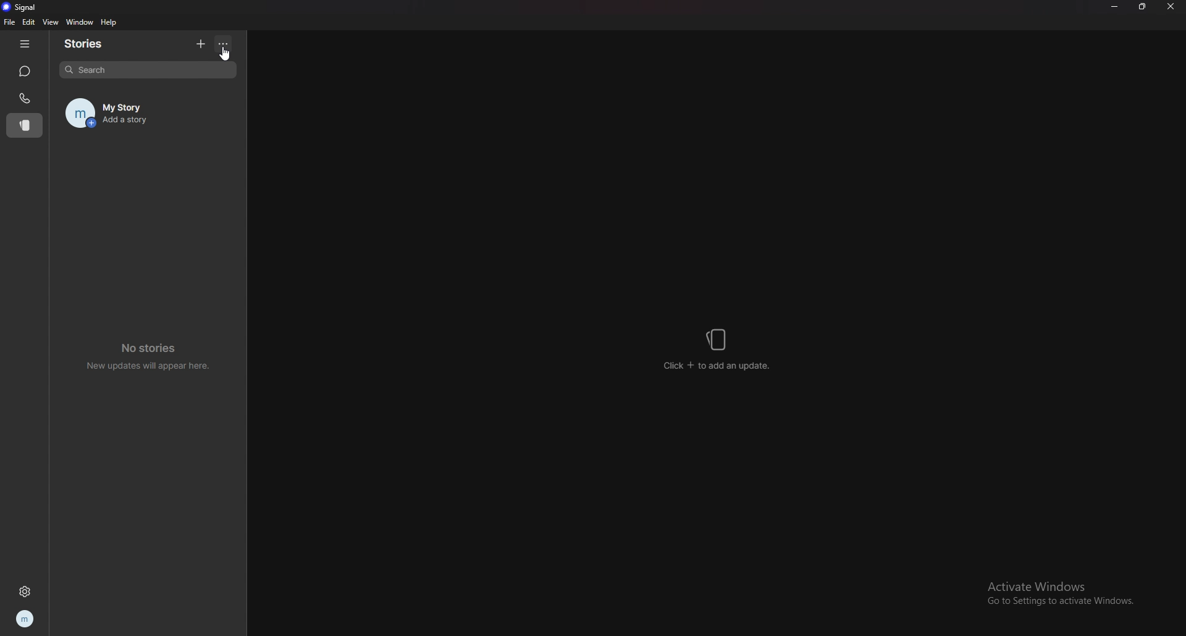 This screenshot has height=636, width=1186. Describe the element at coordinates (22, 7) in the screenshot. I see `signal` at that location.